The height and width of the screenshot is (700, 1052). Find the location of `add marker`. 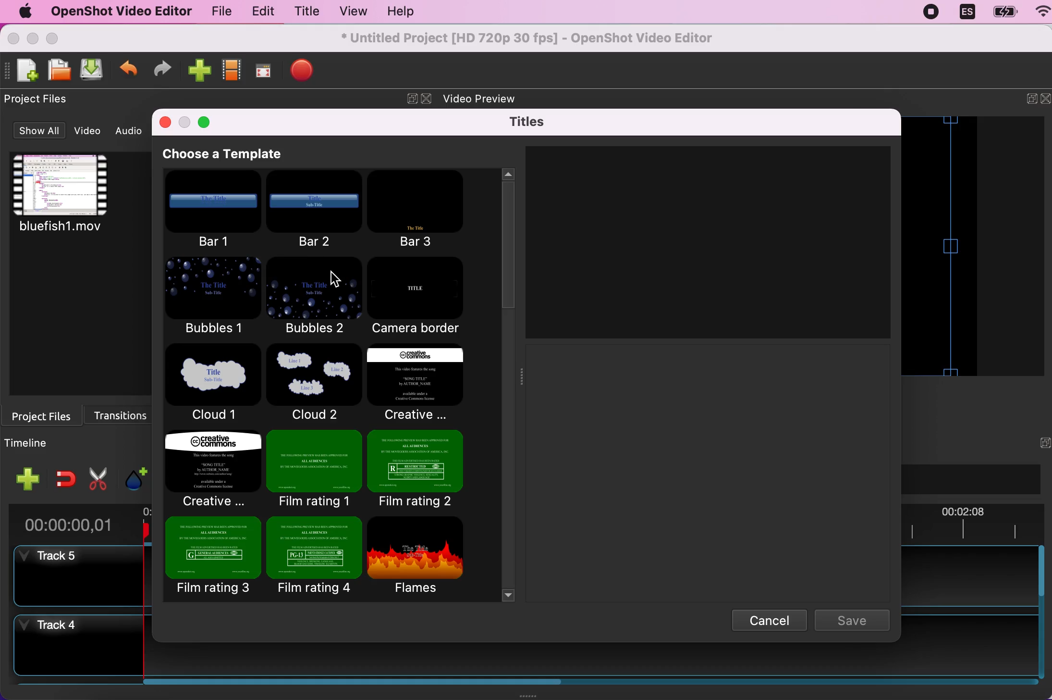

add marker is located at coordinates (135, 475).